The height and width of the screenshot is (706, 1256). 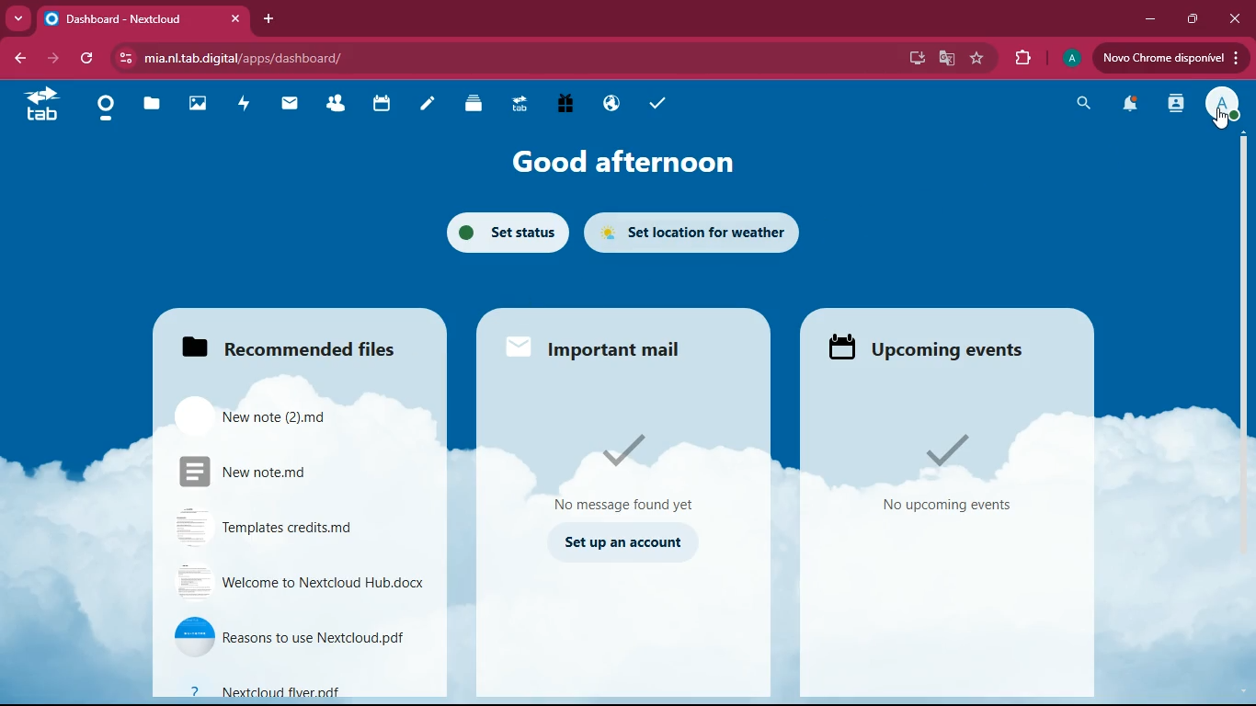 What do you see at coordinates (1074, 57) in the screenshot?
I see `profile` at bounding box center [1074, 57].